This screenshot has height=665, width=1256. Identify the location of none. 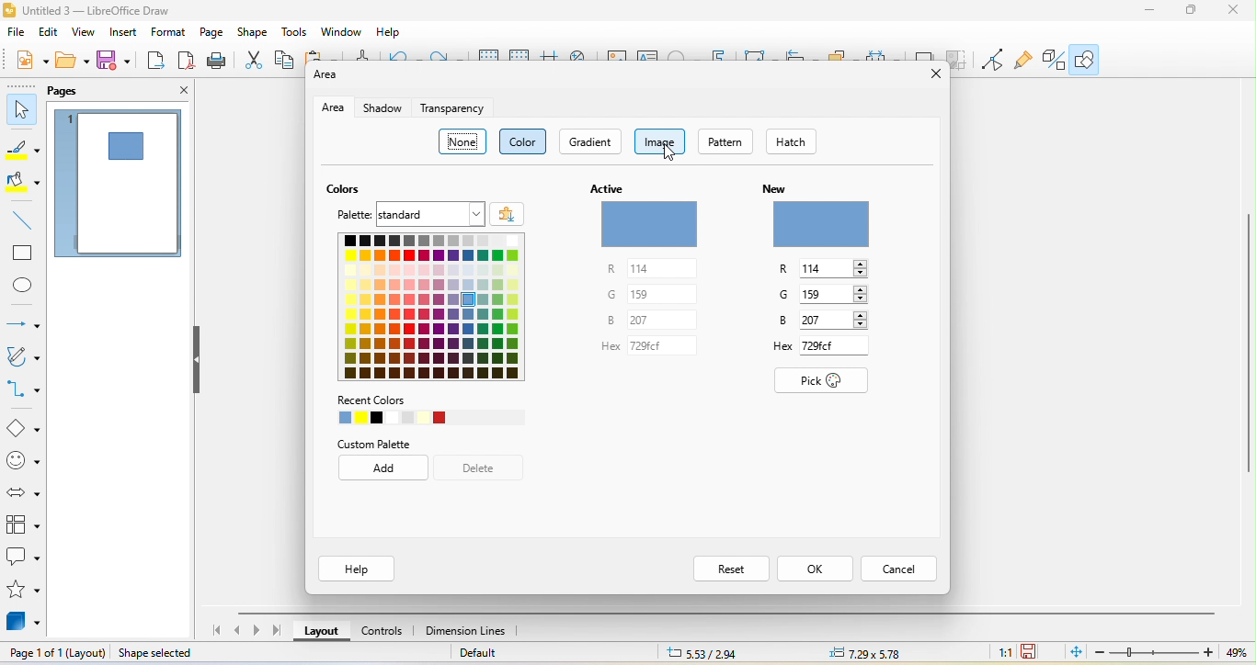
(462, 141).